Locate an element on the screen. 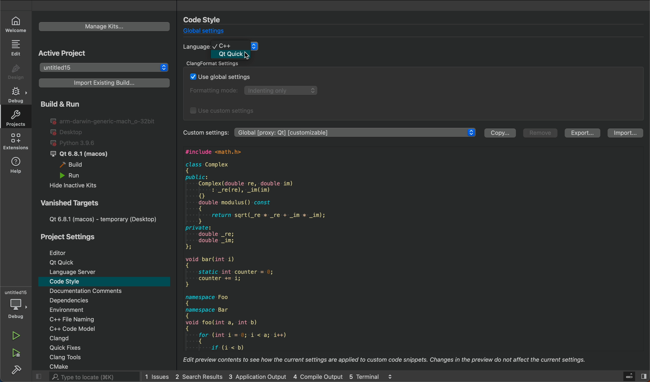 The width and height of the screenshot is (650, 382). help is located at coordinates (17, 167).